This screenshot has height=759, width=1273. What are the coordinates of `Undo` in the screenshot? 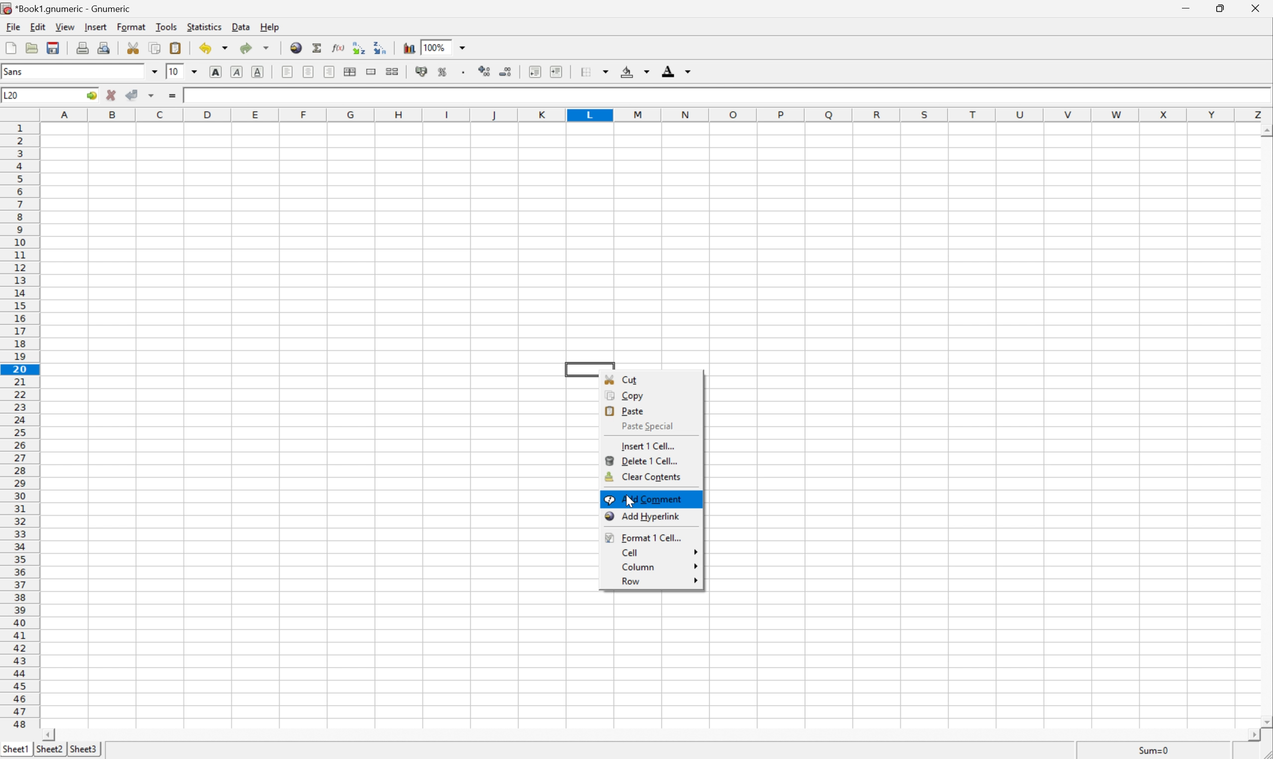 It's located at (212, 48).